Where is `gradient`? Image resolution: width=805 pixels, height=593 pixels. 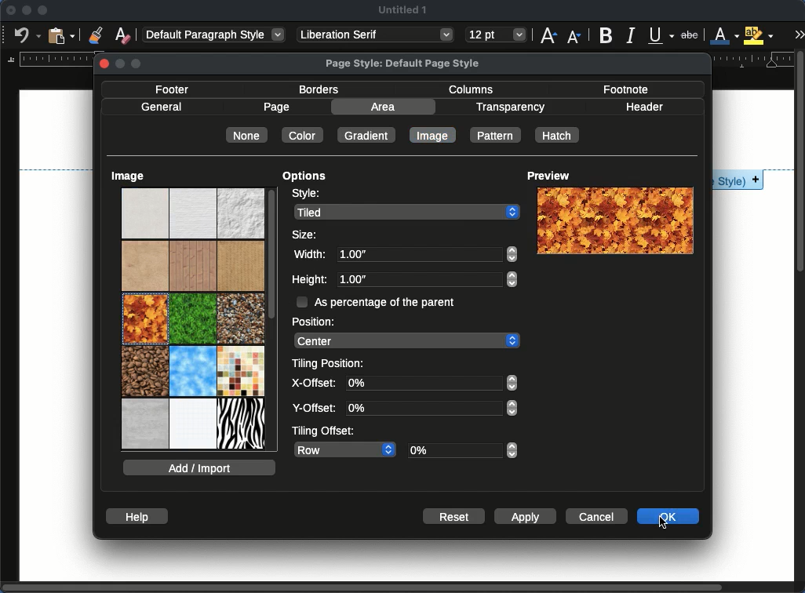 gradient is located at coordinates (365, 134).